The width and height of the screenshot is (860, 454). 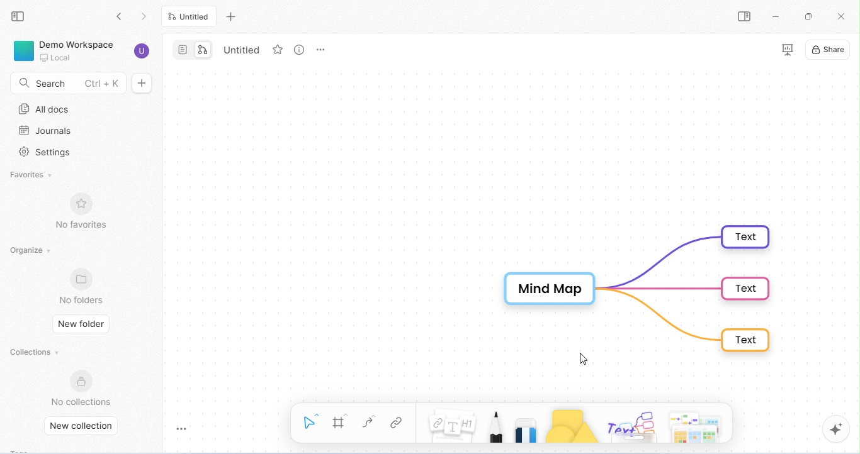 What do you see at coordinates (639, 289) in the screenshot?
I see `Mind Map with texts in right layout` at bounding box center [639, 289].